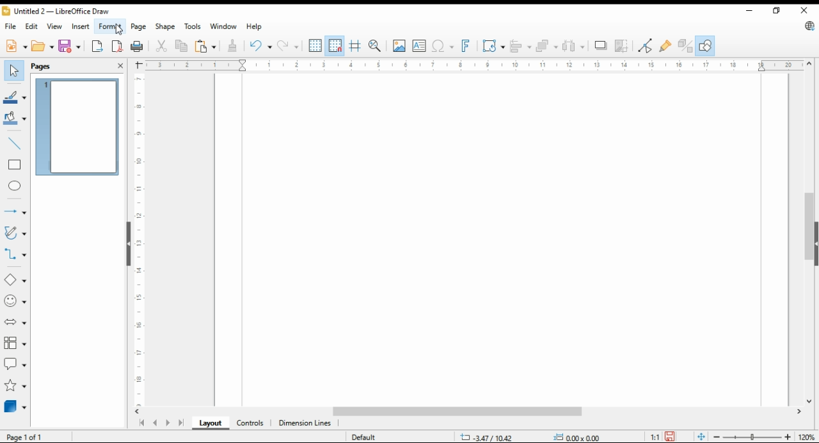 Image resolution: width=819 pixels, height=443 pixels. What do you see at coordinates (155, 424) in the screenshot?
I see `previous page` at bounding box center [155, 424].